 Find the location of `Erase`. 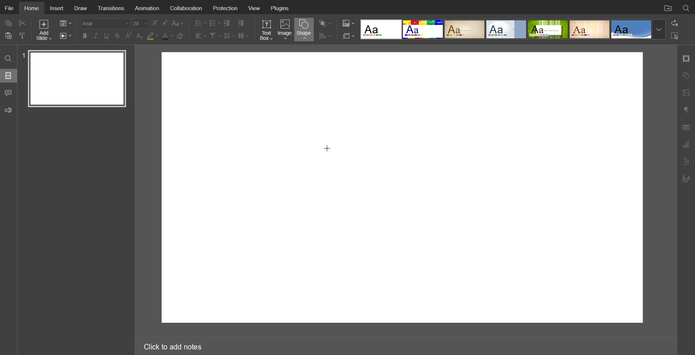

Erase is located at coordinates (182, 36).